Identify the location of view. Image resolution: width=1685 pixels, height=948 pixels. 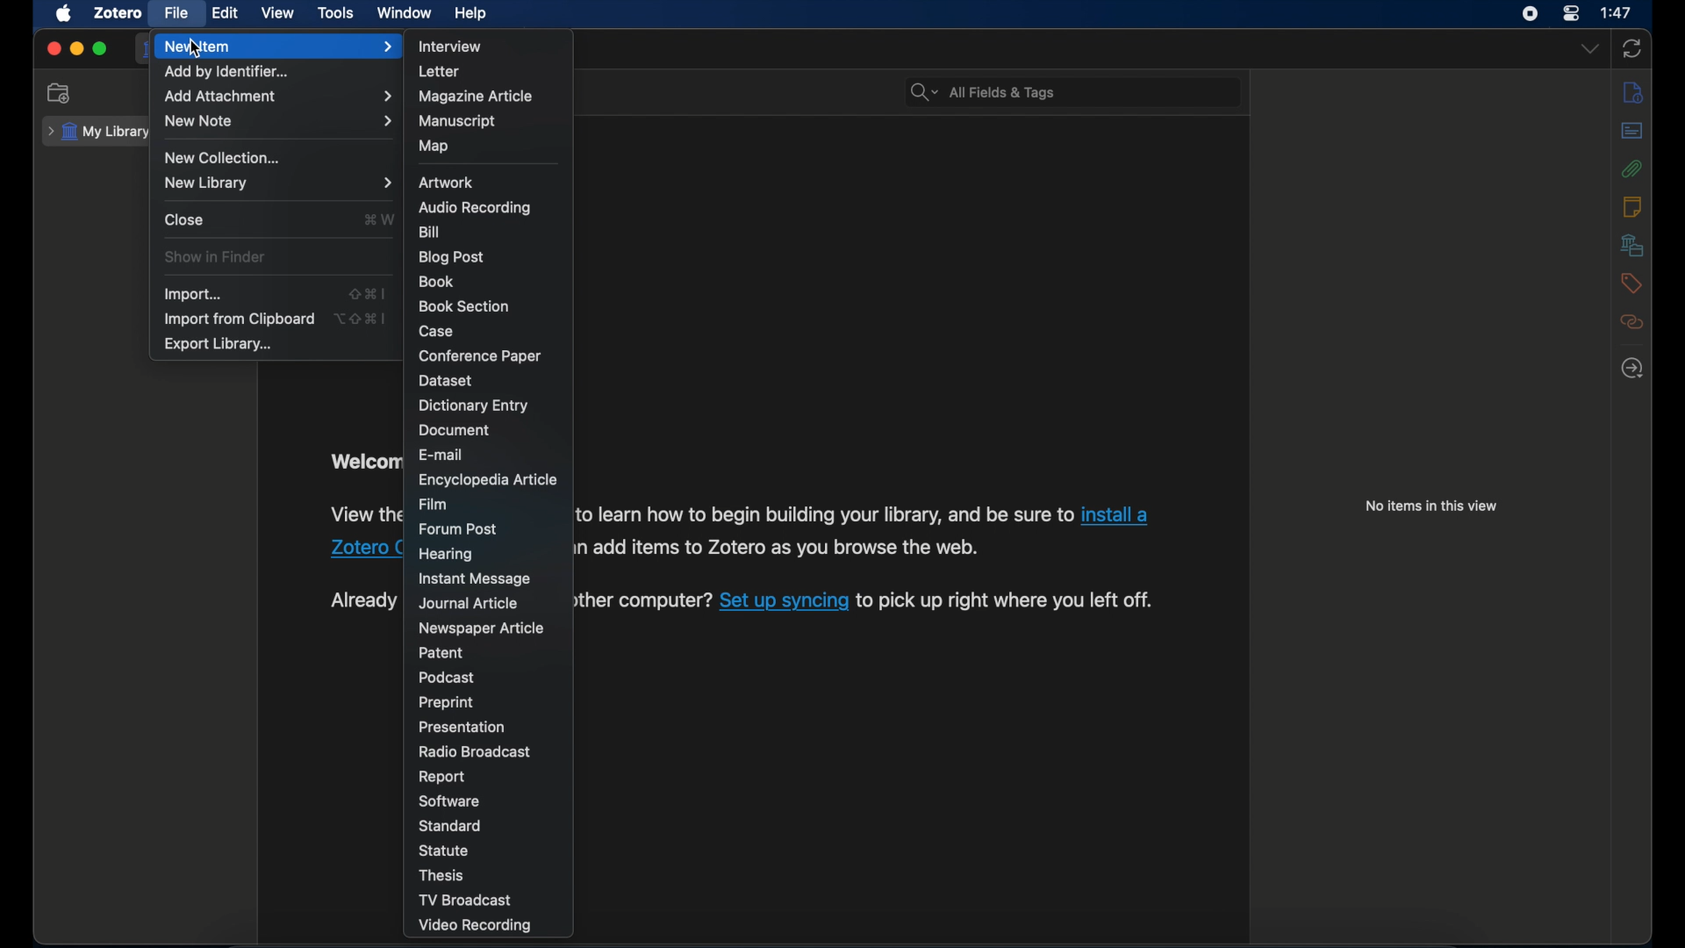
(279, 13).